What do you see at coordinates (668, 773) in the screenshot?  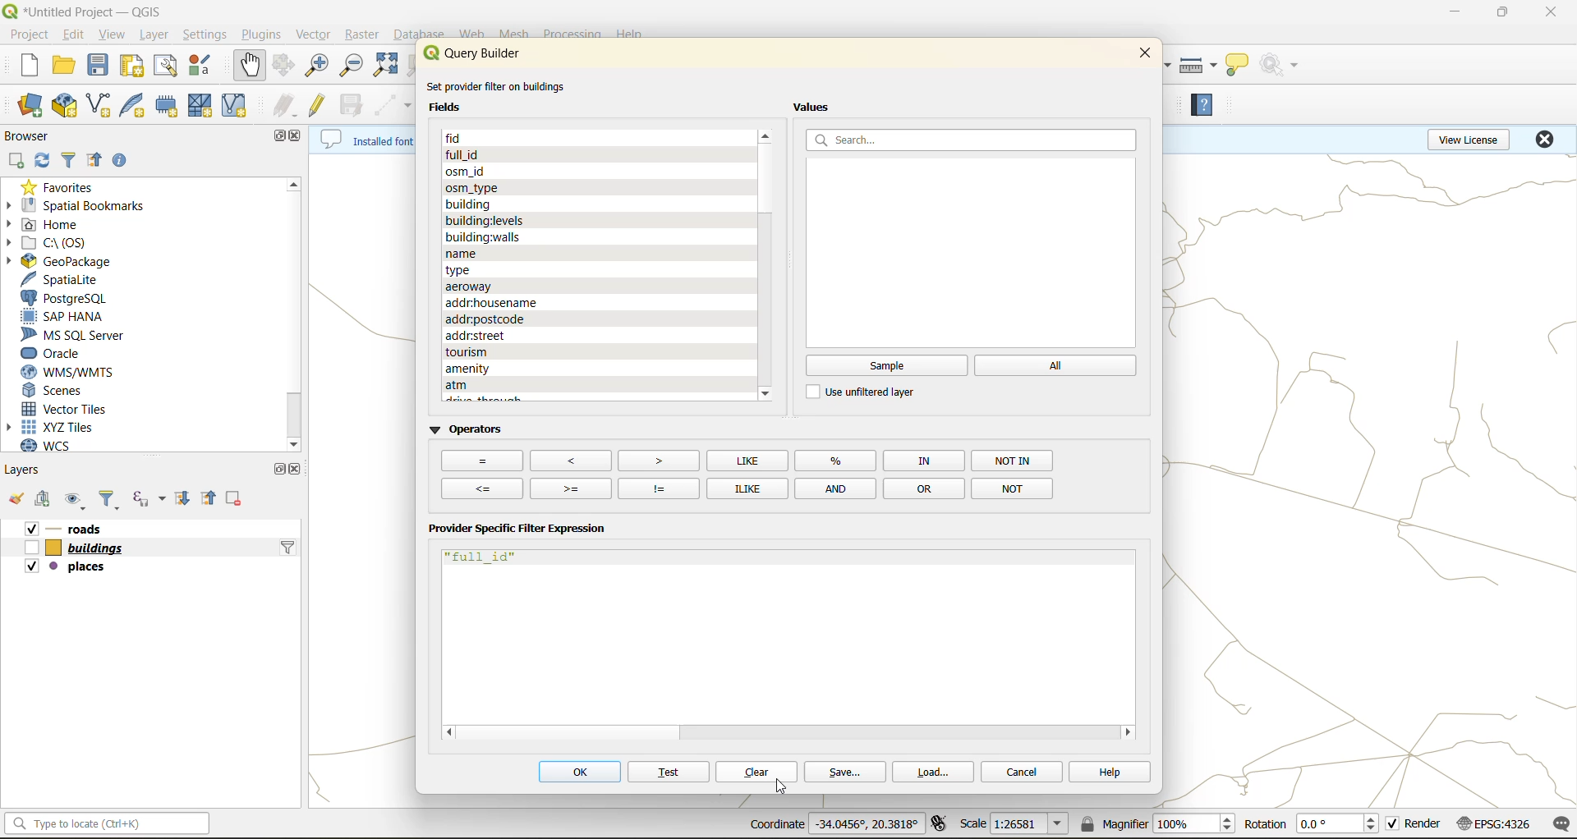 I see `text` at bounding box center [668, 773].